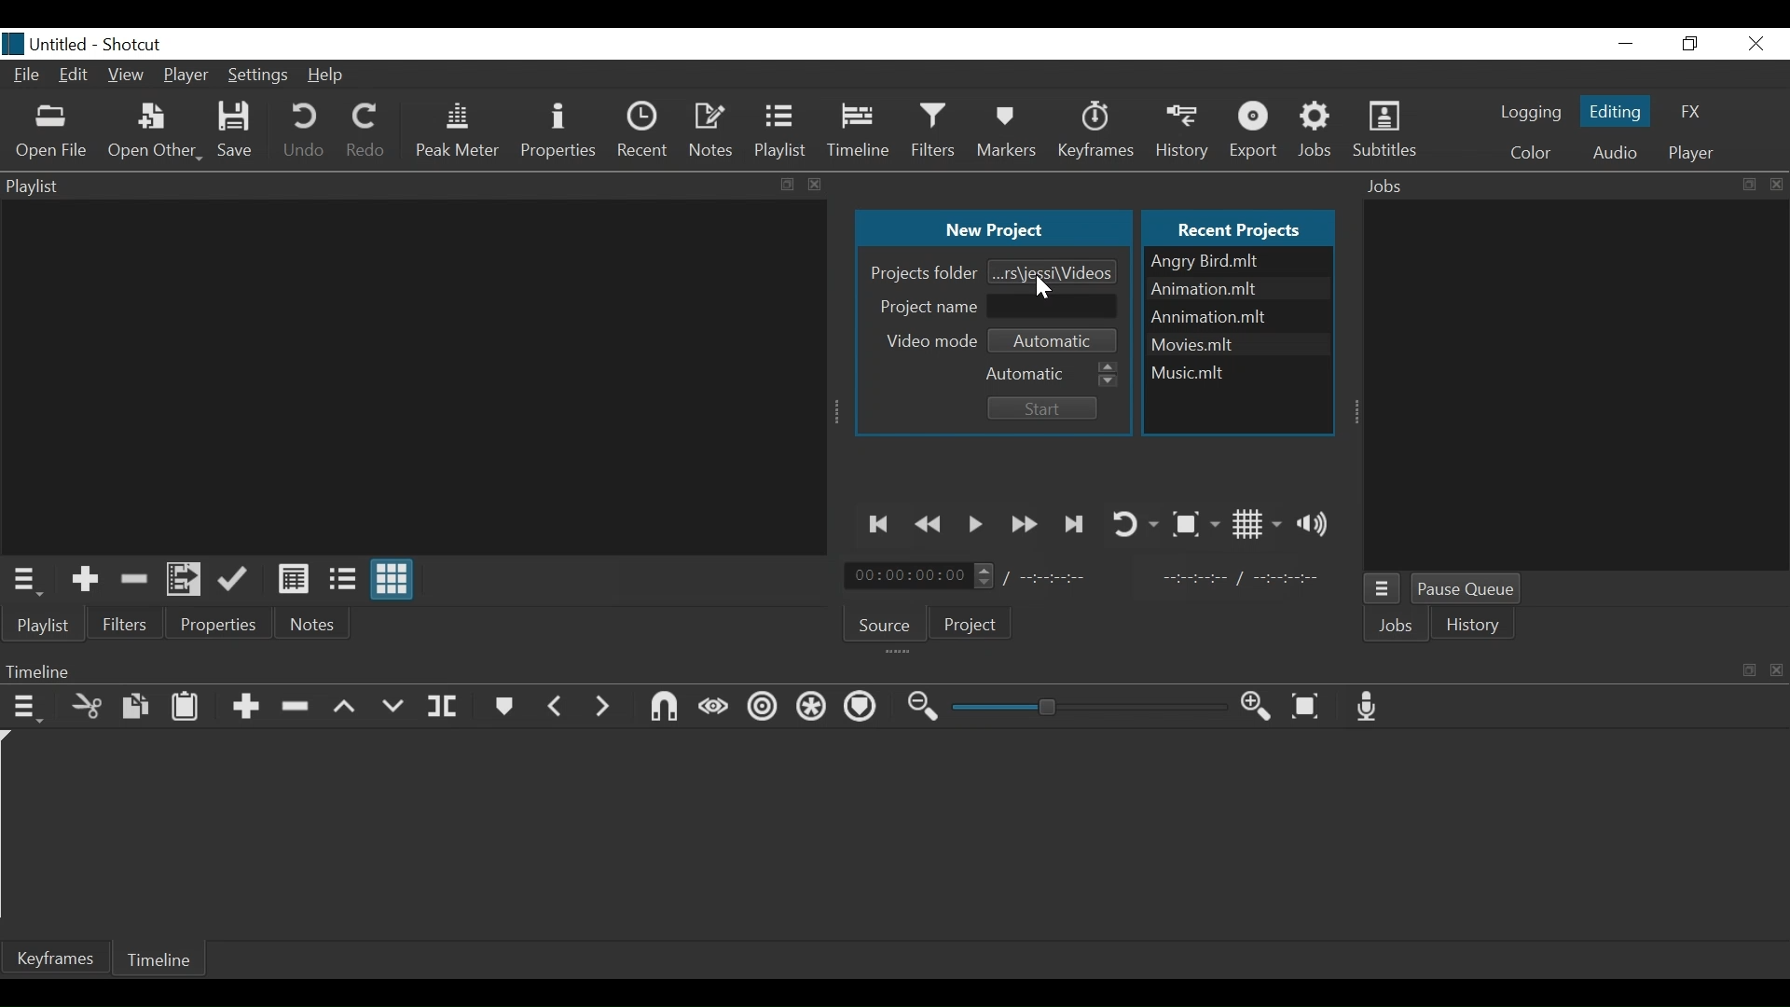 This screenshot has width=1790, height=1007. I want to click on Add files to the playlist, so click(187, 581).